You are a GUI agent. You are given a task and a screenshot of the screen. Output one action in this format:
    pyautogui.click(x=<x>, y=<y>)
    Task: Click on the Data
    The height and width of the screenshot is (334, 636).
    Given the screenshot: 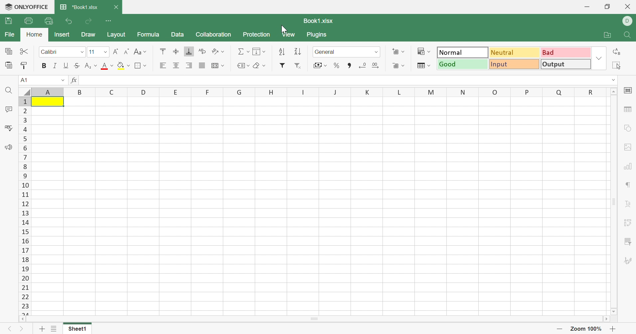 What is the action you would take?
    pyautogui.click(x=178, y=34)
    